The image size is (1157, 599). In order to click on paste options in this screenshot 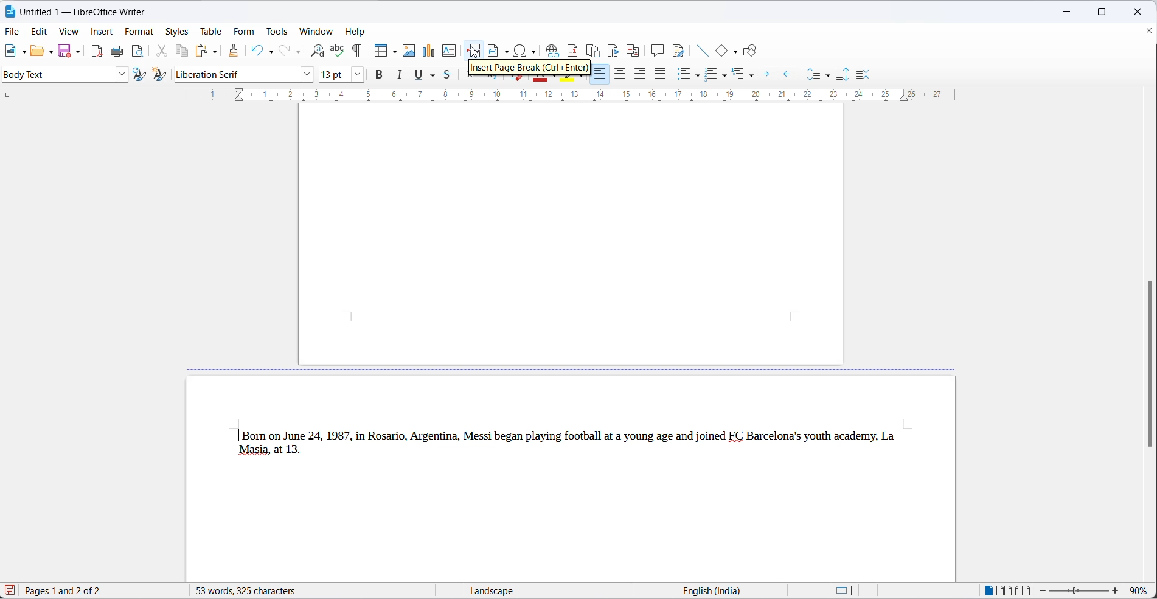, I will do `click(200, 52)`.